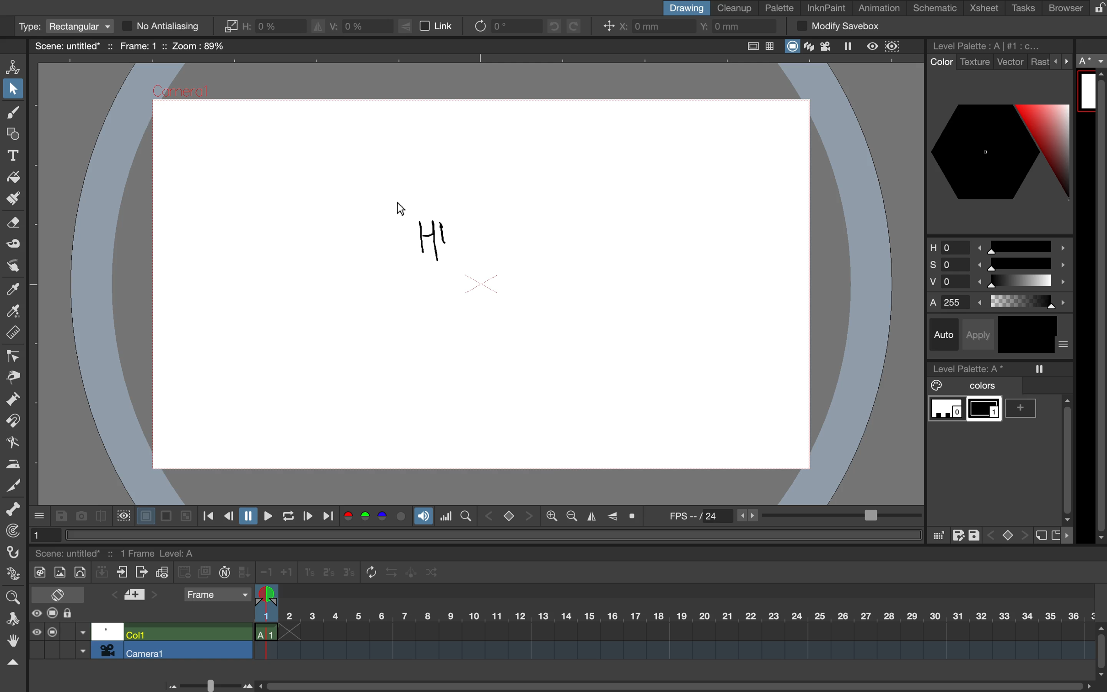 The image size is (1107, 692). What do you see at coordinates (838, 27) in the screenshot?
I see `modify savebox` at bounding box center [838, 27].